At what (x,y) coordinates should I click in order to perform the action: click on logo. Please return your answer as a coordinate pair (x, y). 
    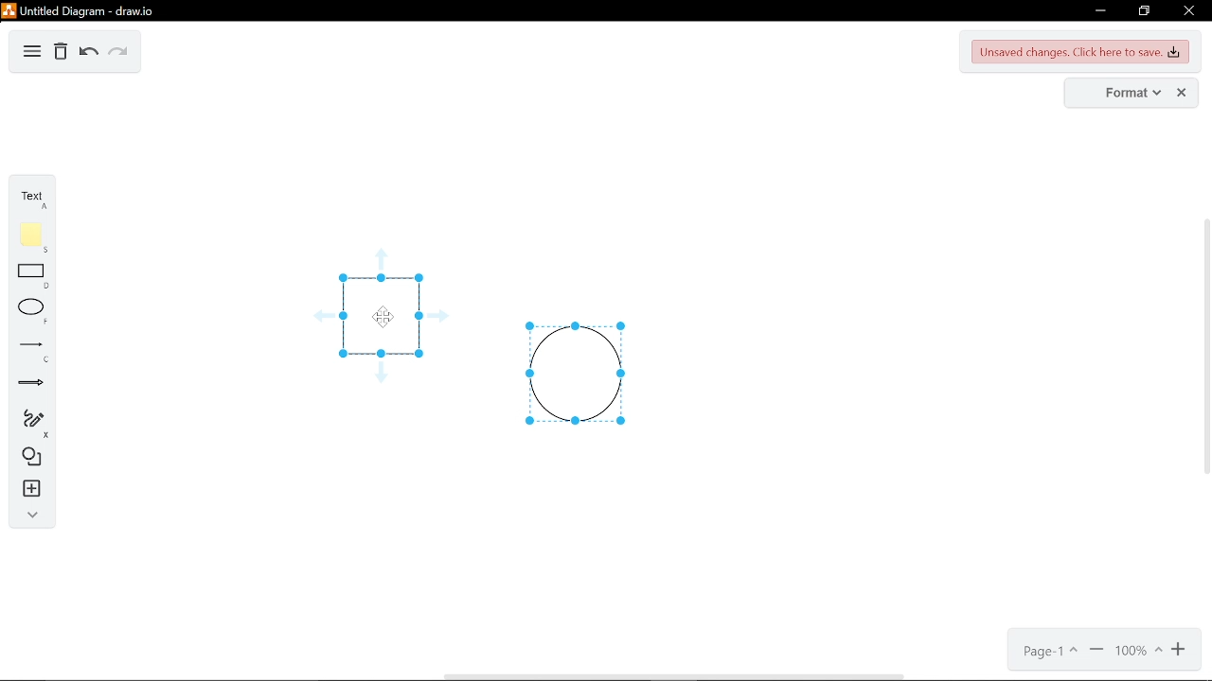
    Looking at the image, I should click on (9, 9).